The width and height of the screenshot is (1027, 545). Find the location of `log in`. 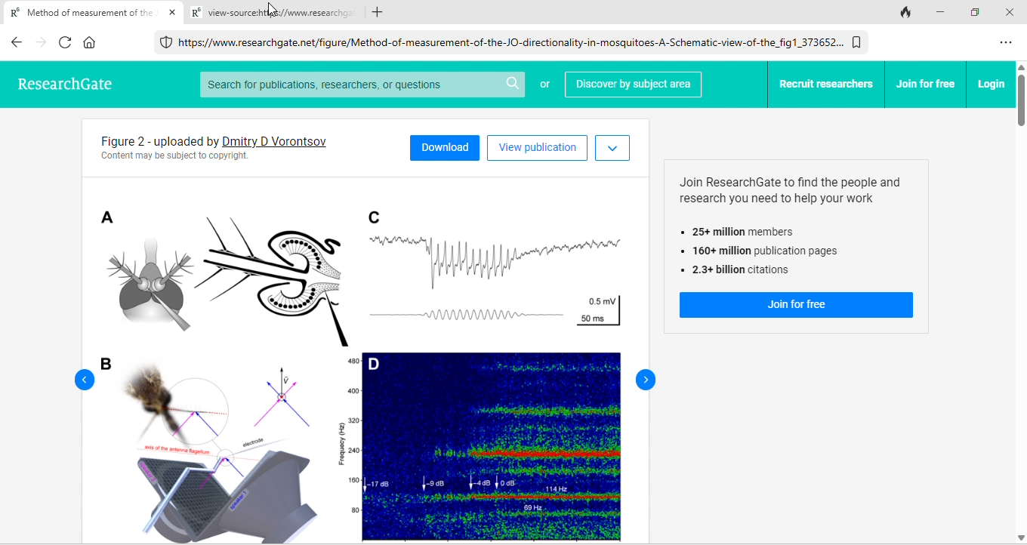

log in is located at coordinates (988, 85).